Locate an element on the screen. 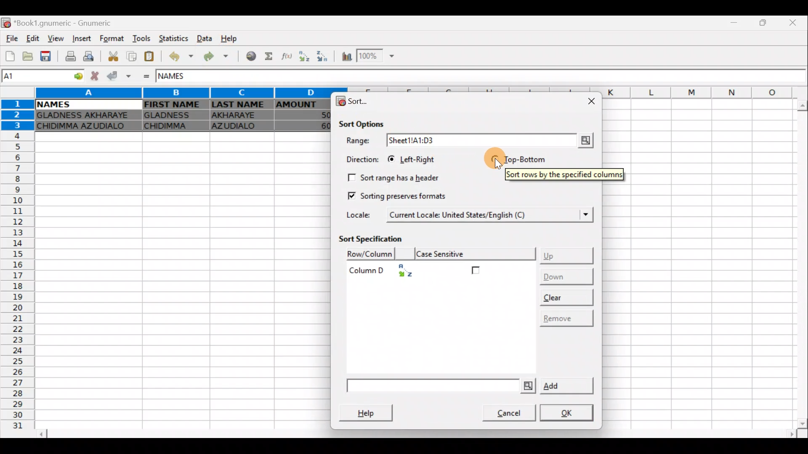 Image resolution: width=808 pixels, height=454 pixels. Help is located at coordinates (235, 37).